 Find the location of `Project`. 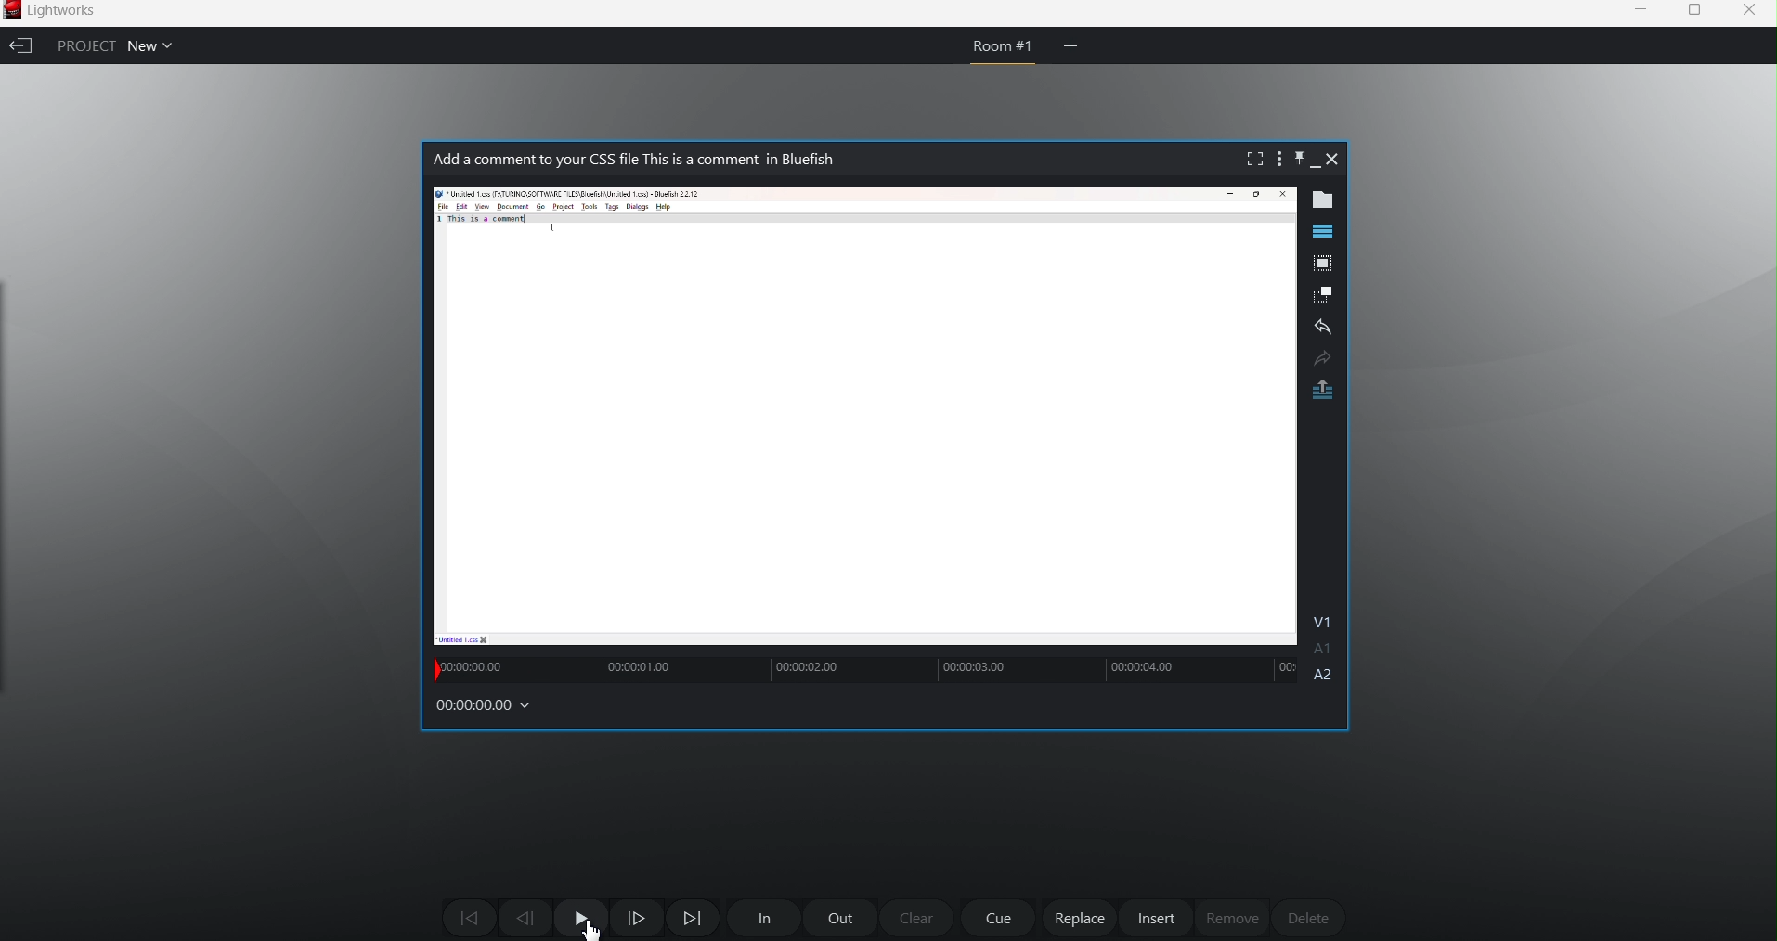

Project is located at coordinates (81, 45).